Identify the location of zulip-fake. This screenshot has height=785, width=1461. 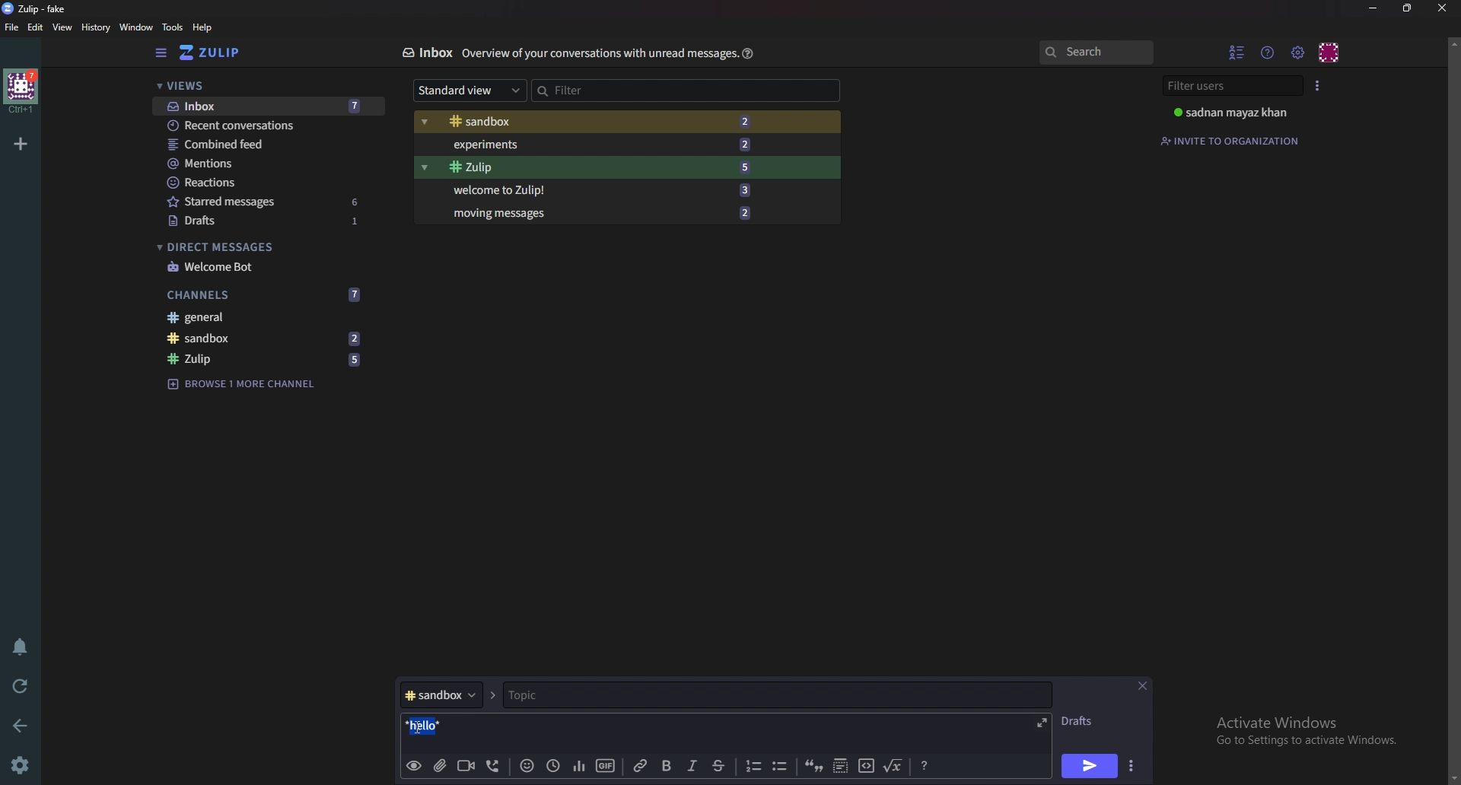
(37, 9).